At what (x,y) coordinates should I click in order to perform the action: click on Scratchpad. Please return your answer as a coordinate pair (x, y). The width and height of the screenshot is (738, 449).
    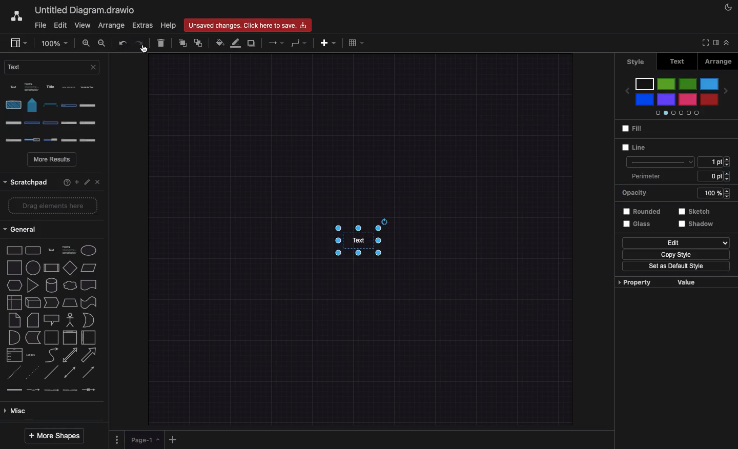
    Looking at the image, I should click on (26, 181).